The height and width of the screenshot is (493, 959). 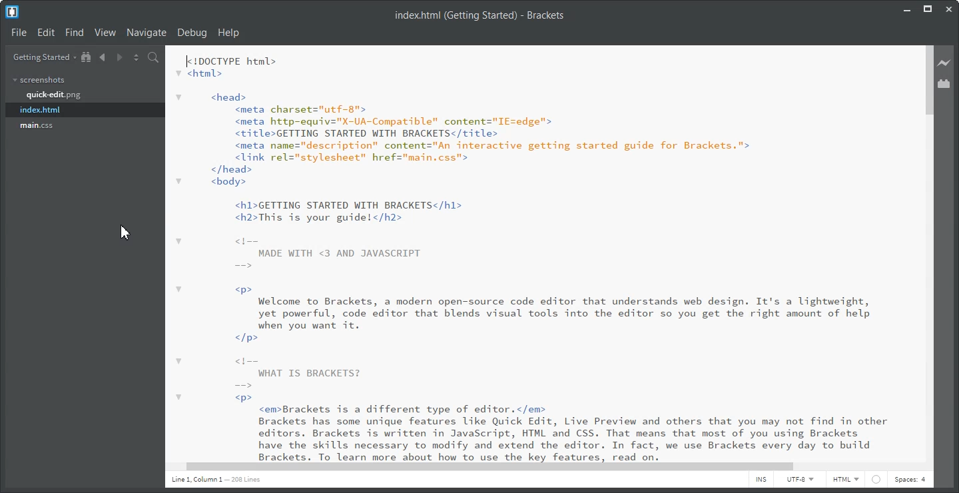 What do you see at coordinates (538, 467) in the screenshot?
I see `Horizontal Scroll Bar` at bounding box center [538, 467].